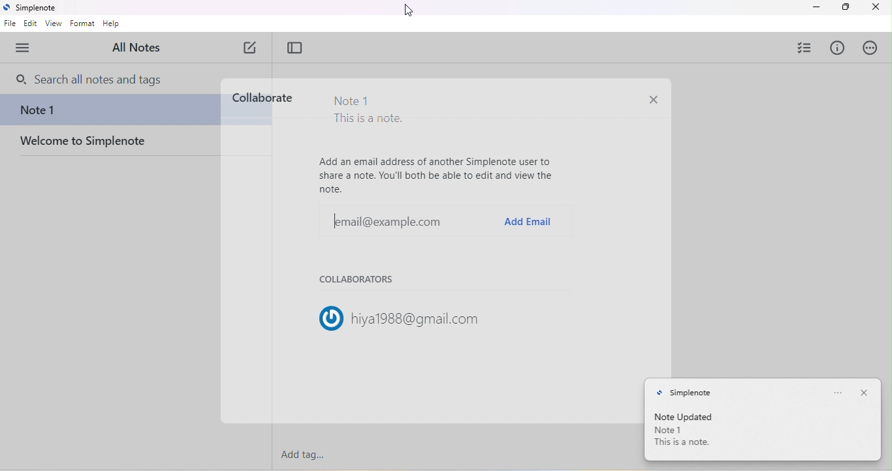 The width and height of the screenshot is (892, 471). I want to click on close, so click(865, 391).